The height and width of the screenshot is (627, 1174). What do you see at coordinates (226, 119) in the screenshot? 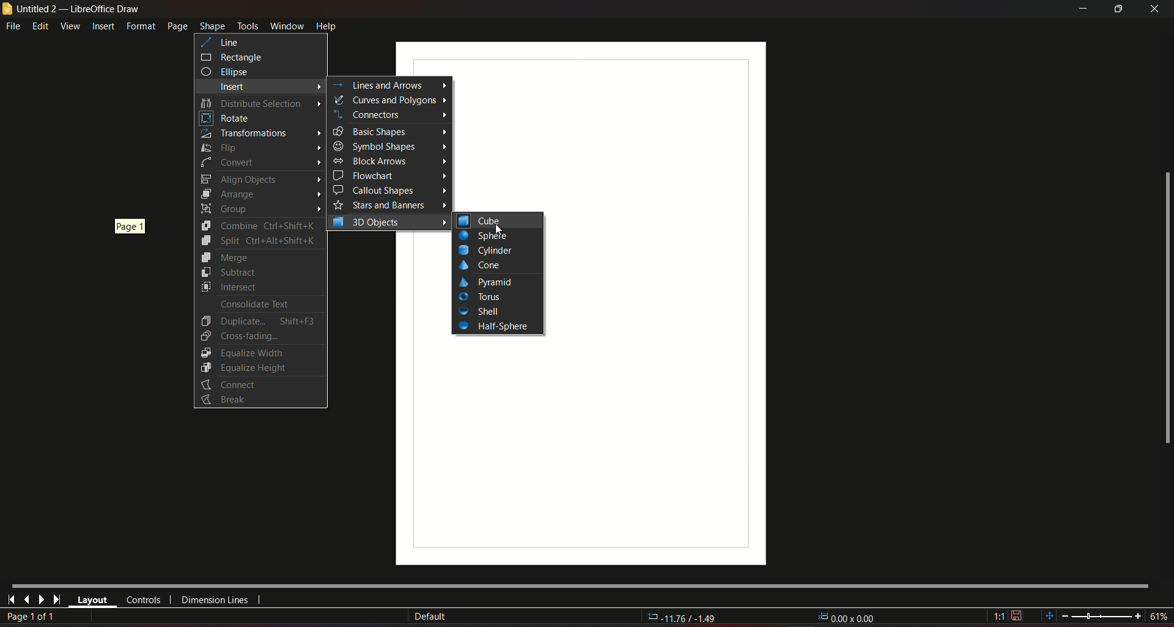
I see `Rotate` at bounding box center [226, 119].